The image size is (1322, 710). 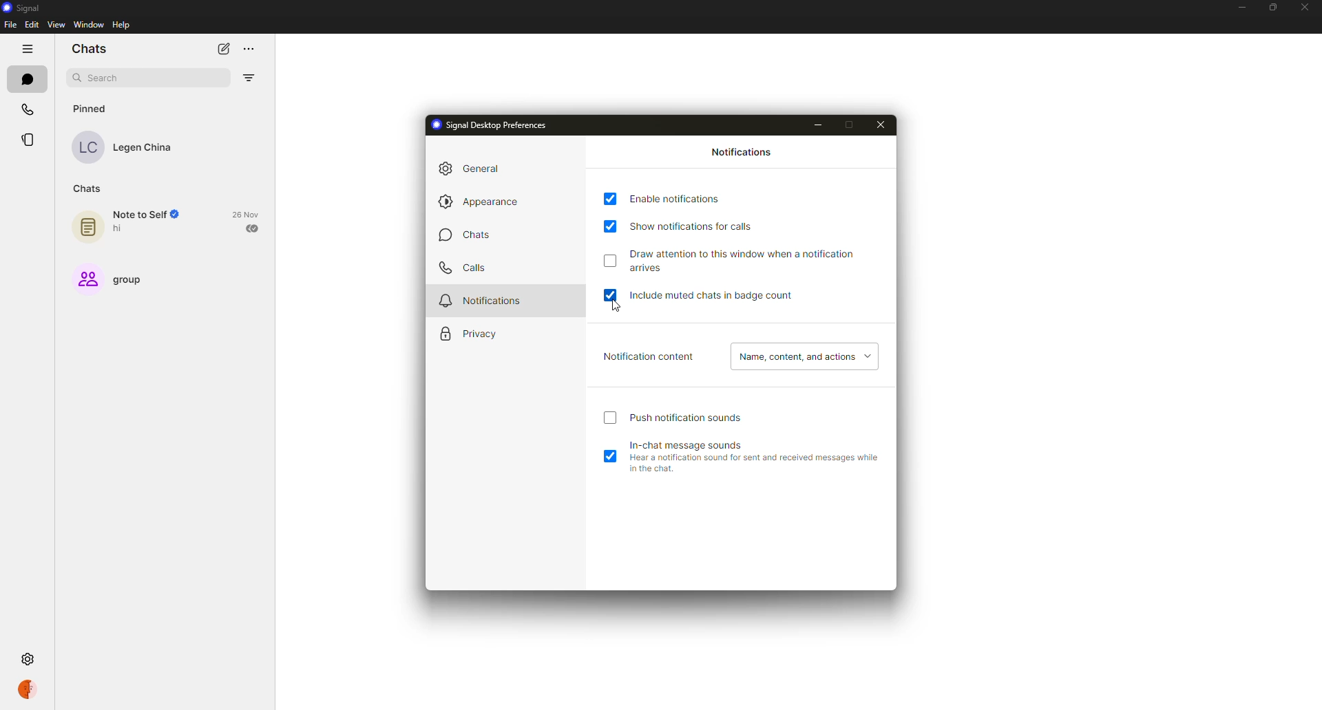 I want to click on name, content, actions, so click(x=801, y=356).